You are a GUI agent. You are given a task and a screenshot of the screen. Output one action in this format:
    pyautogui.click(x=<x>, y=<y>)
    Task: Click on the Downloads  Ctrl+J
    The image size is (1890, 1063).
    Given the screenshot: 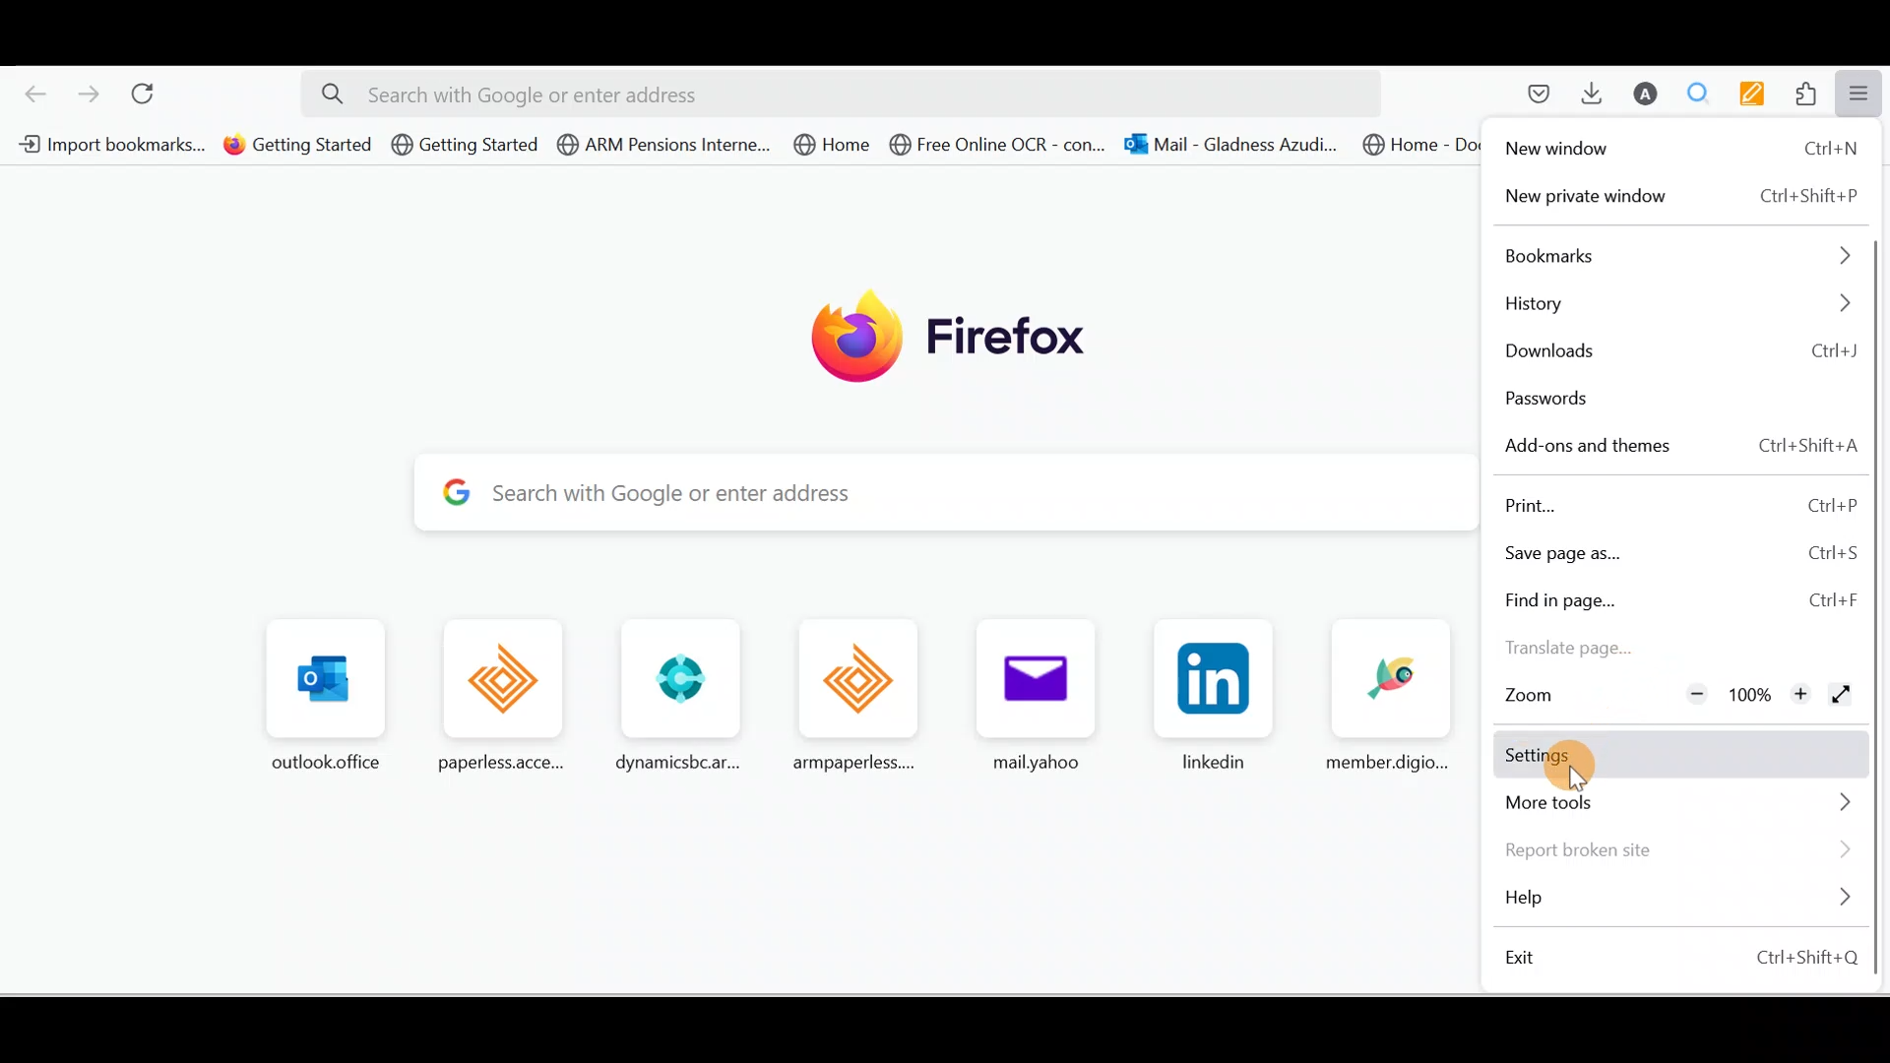 What is the action you would take?
    pyautogui.click(x=1680, y=352)
    